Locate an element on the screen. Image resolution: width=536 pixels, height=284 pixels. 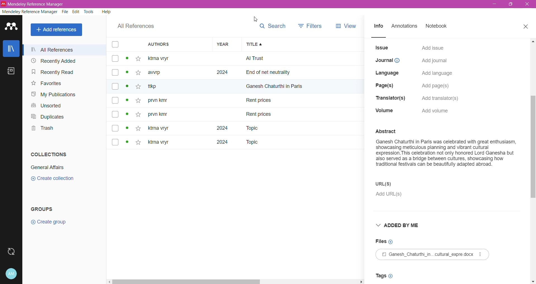
My Publications is located at coordinates (56, 95).